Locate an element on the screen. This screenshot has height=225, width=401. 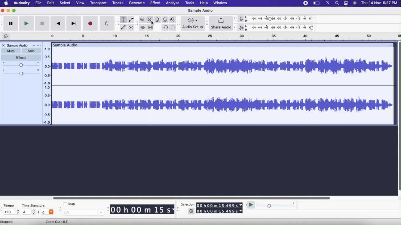
Generate is located at coordinates (137, 3).